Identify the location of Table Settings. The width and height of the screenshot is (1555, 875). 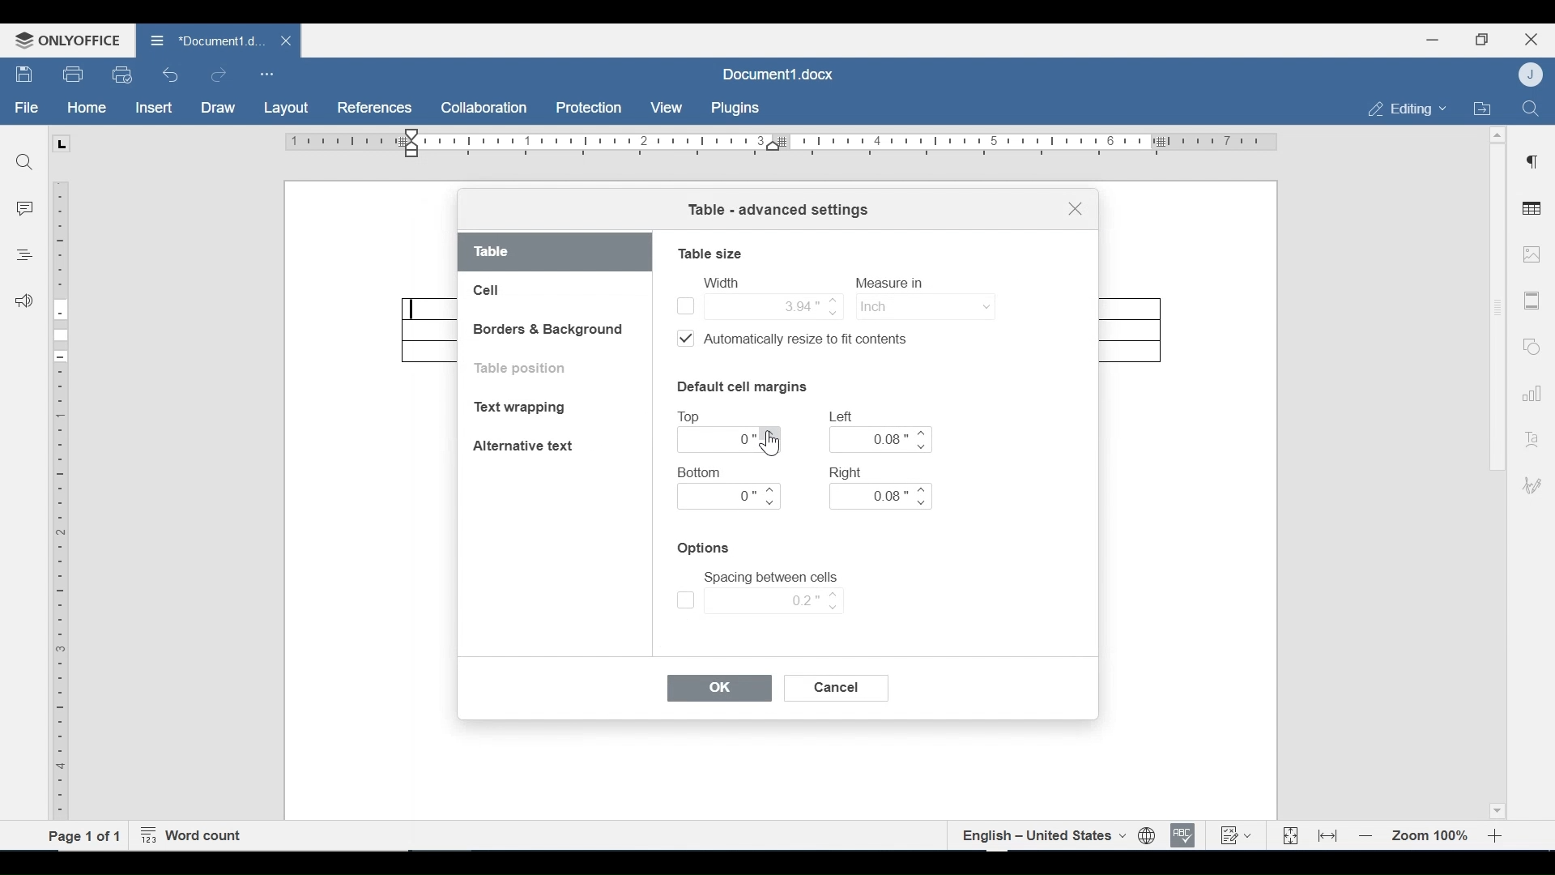
(1532, 210).